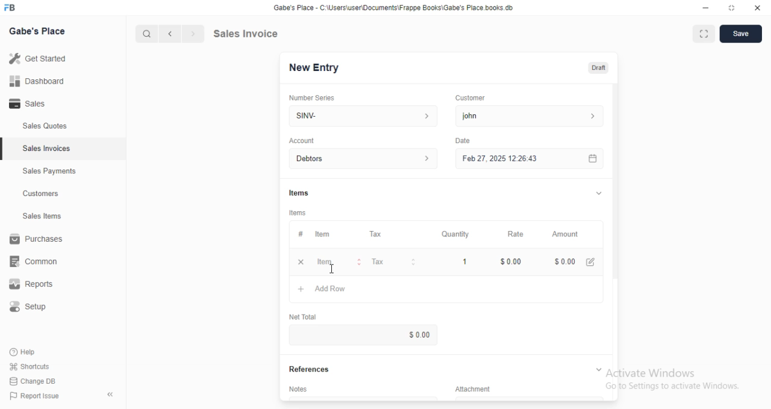  I want to click on Search, so click(146, 32).